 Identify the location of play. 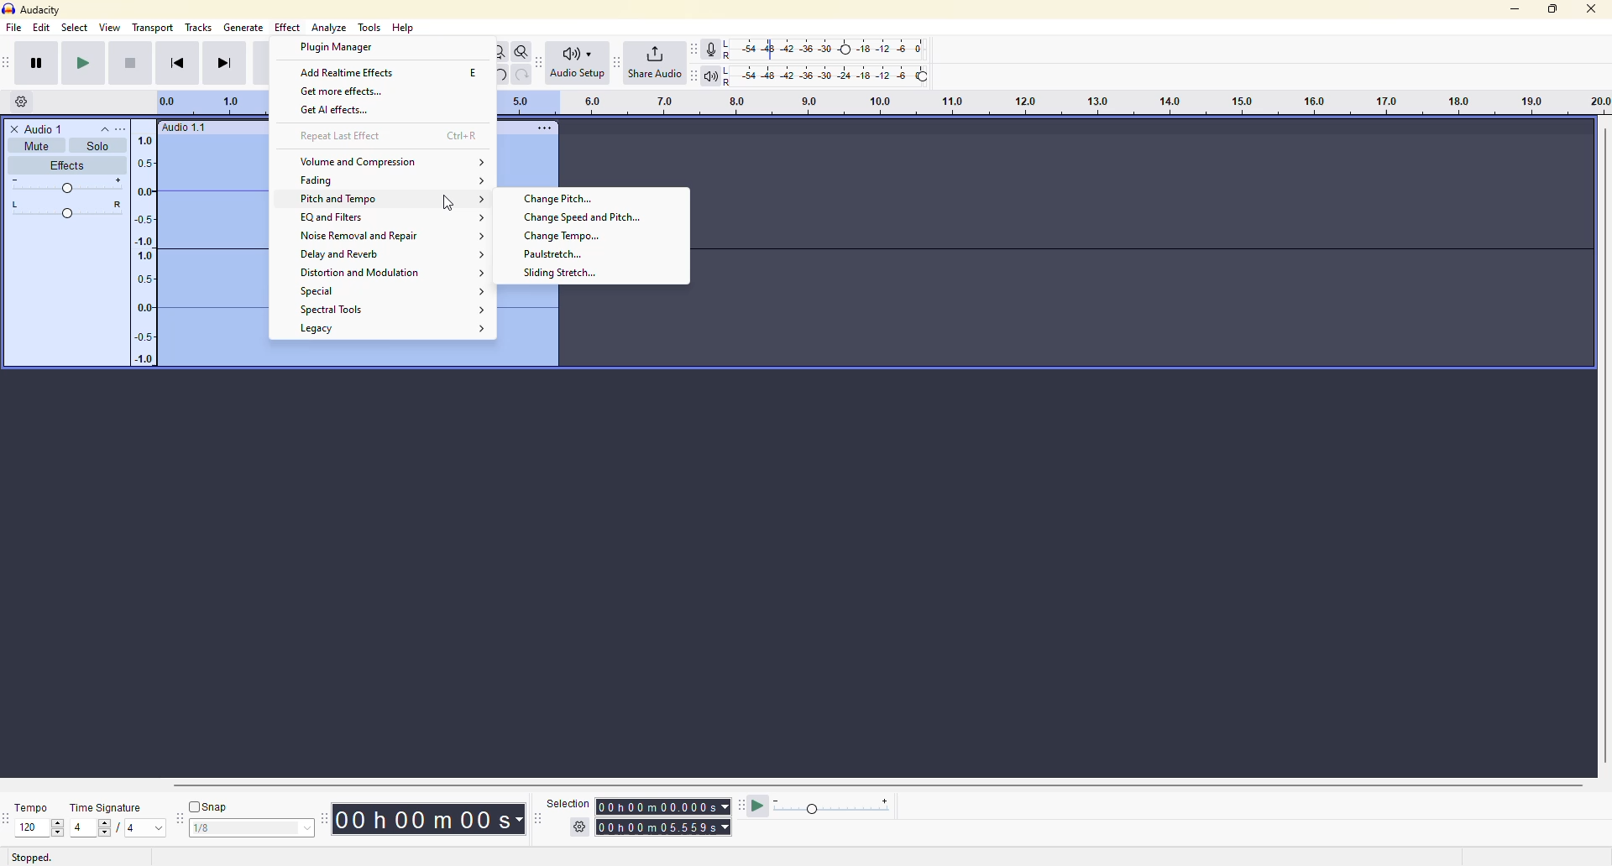
(83, 63).